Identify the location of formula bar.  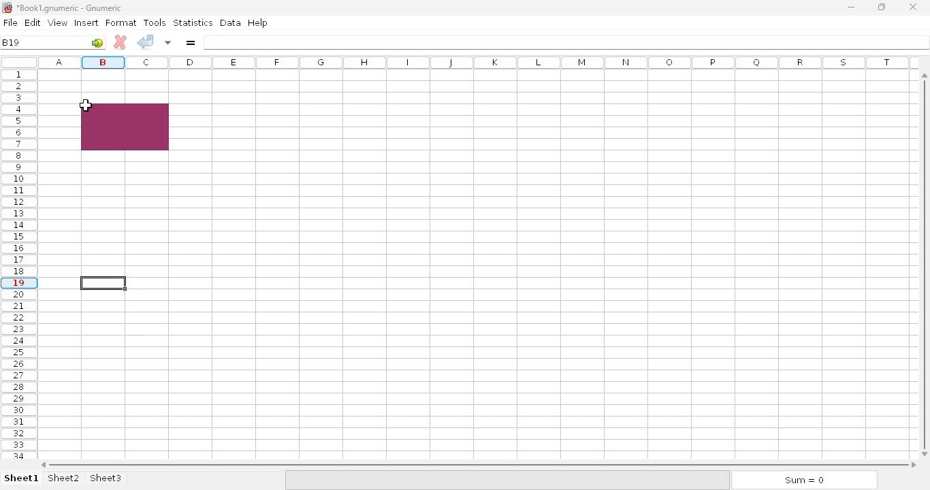
(566, 42).